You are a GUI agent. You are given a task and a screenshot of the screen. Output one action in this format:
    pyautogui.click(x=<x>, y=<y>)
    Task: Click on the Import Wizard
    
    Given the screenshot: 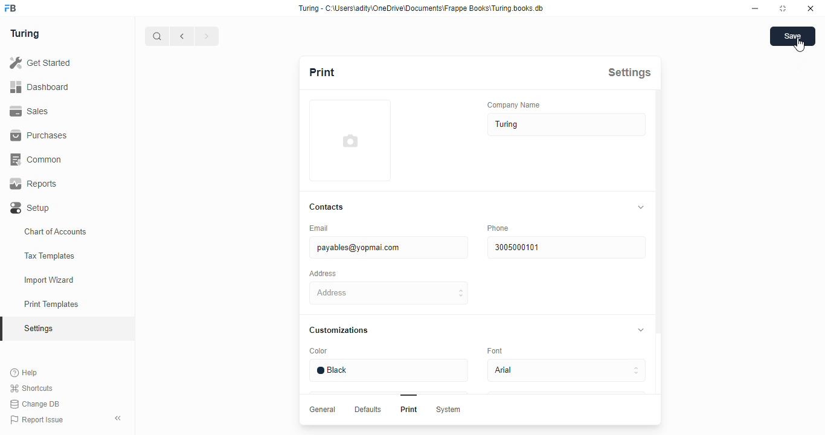 What is the action you would take?
    pyautogui.click(x=56, y=280)
    